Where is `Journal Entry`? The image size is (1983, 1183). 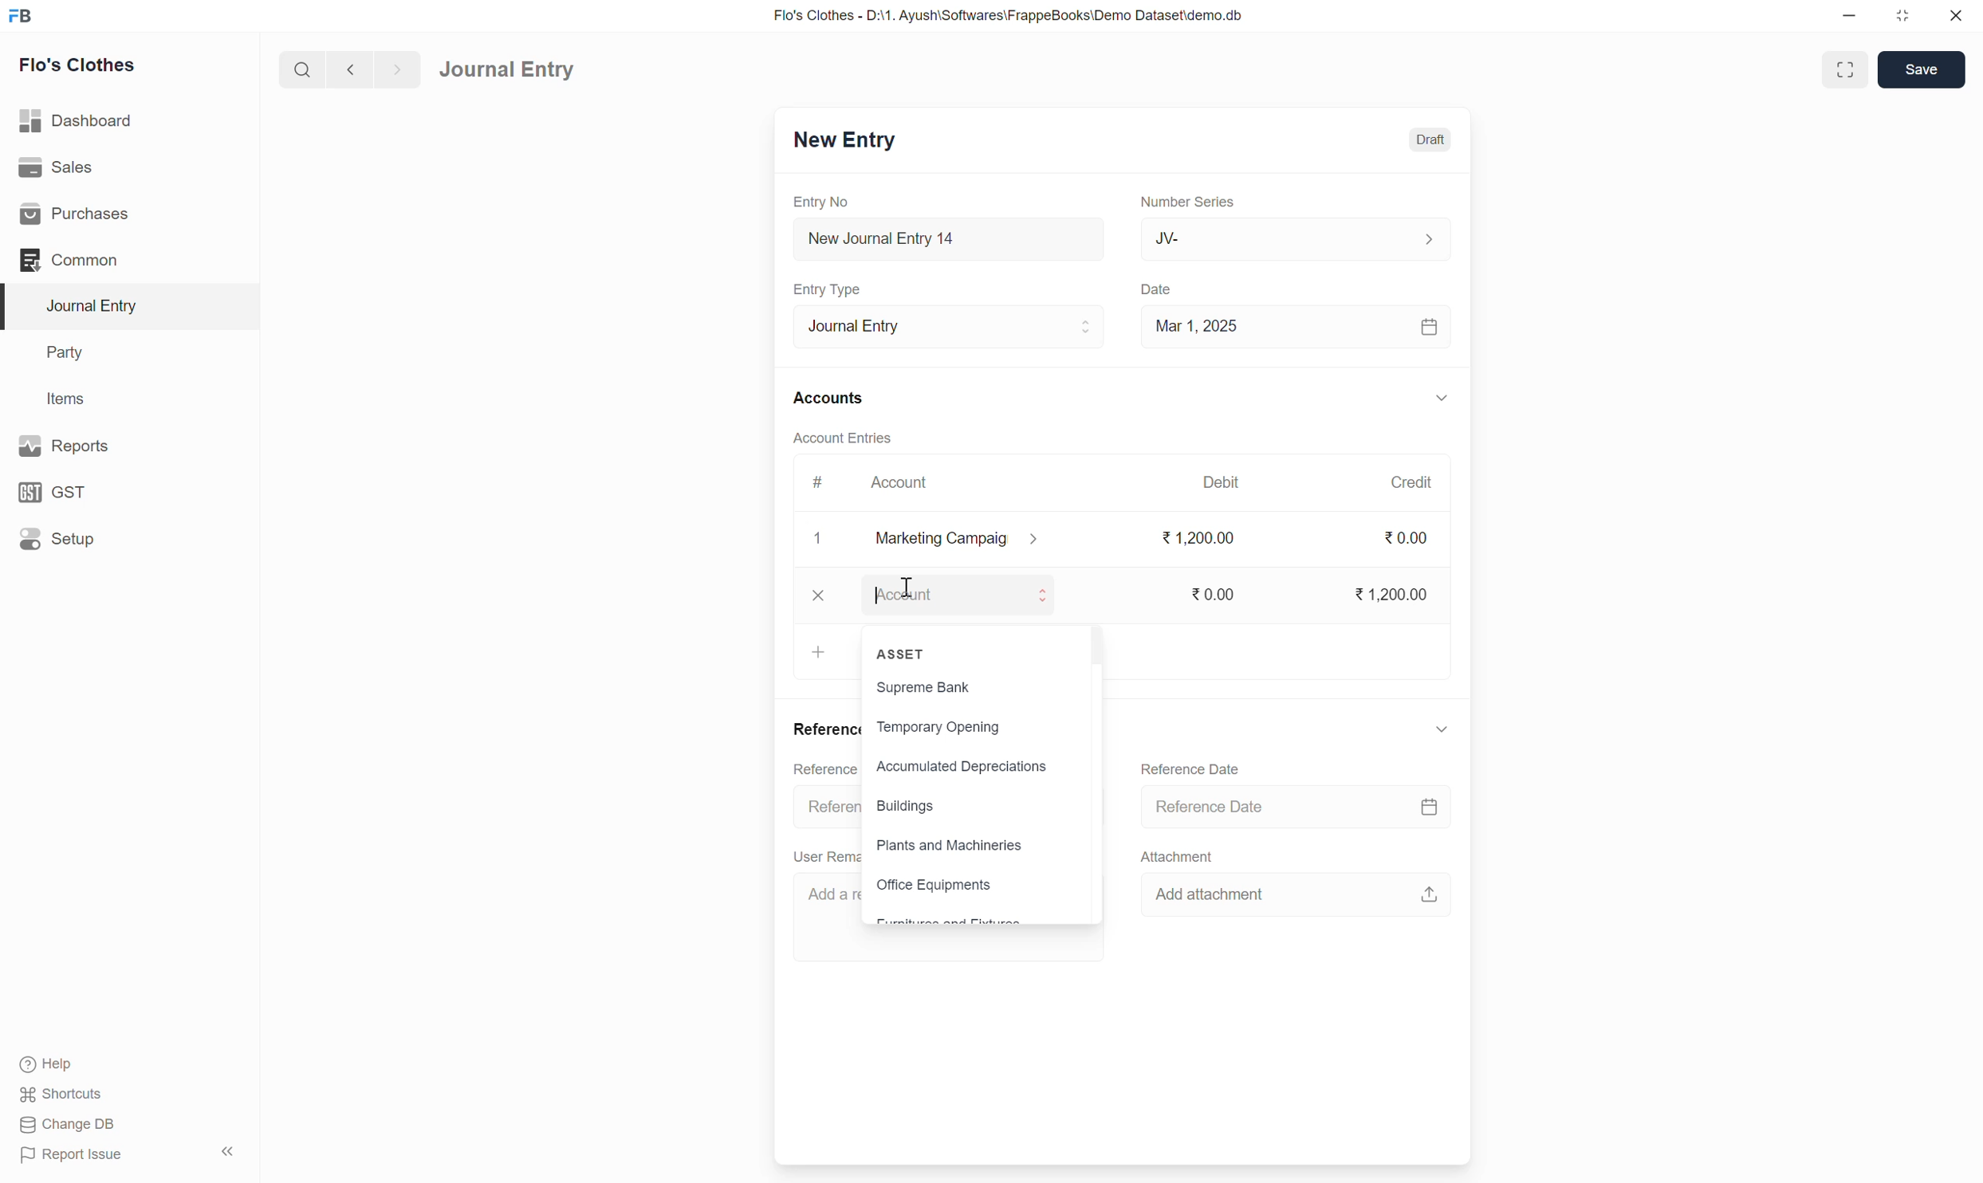
Journal Entry is located at coordinates (949, 325).